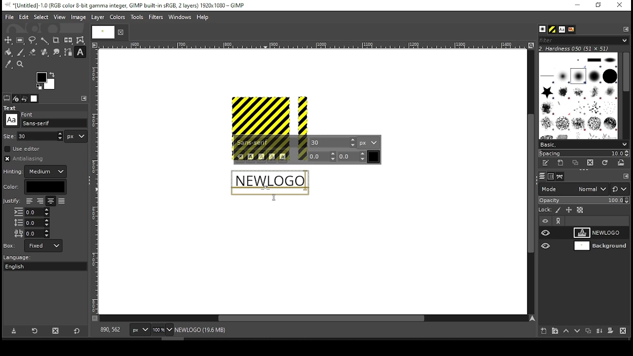 This screenshot has width=633, height=356. Describe the element at coordinates (80, 41) in the screenshot. I see `warp transform tool` at that location.